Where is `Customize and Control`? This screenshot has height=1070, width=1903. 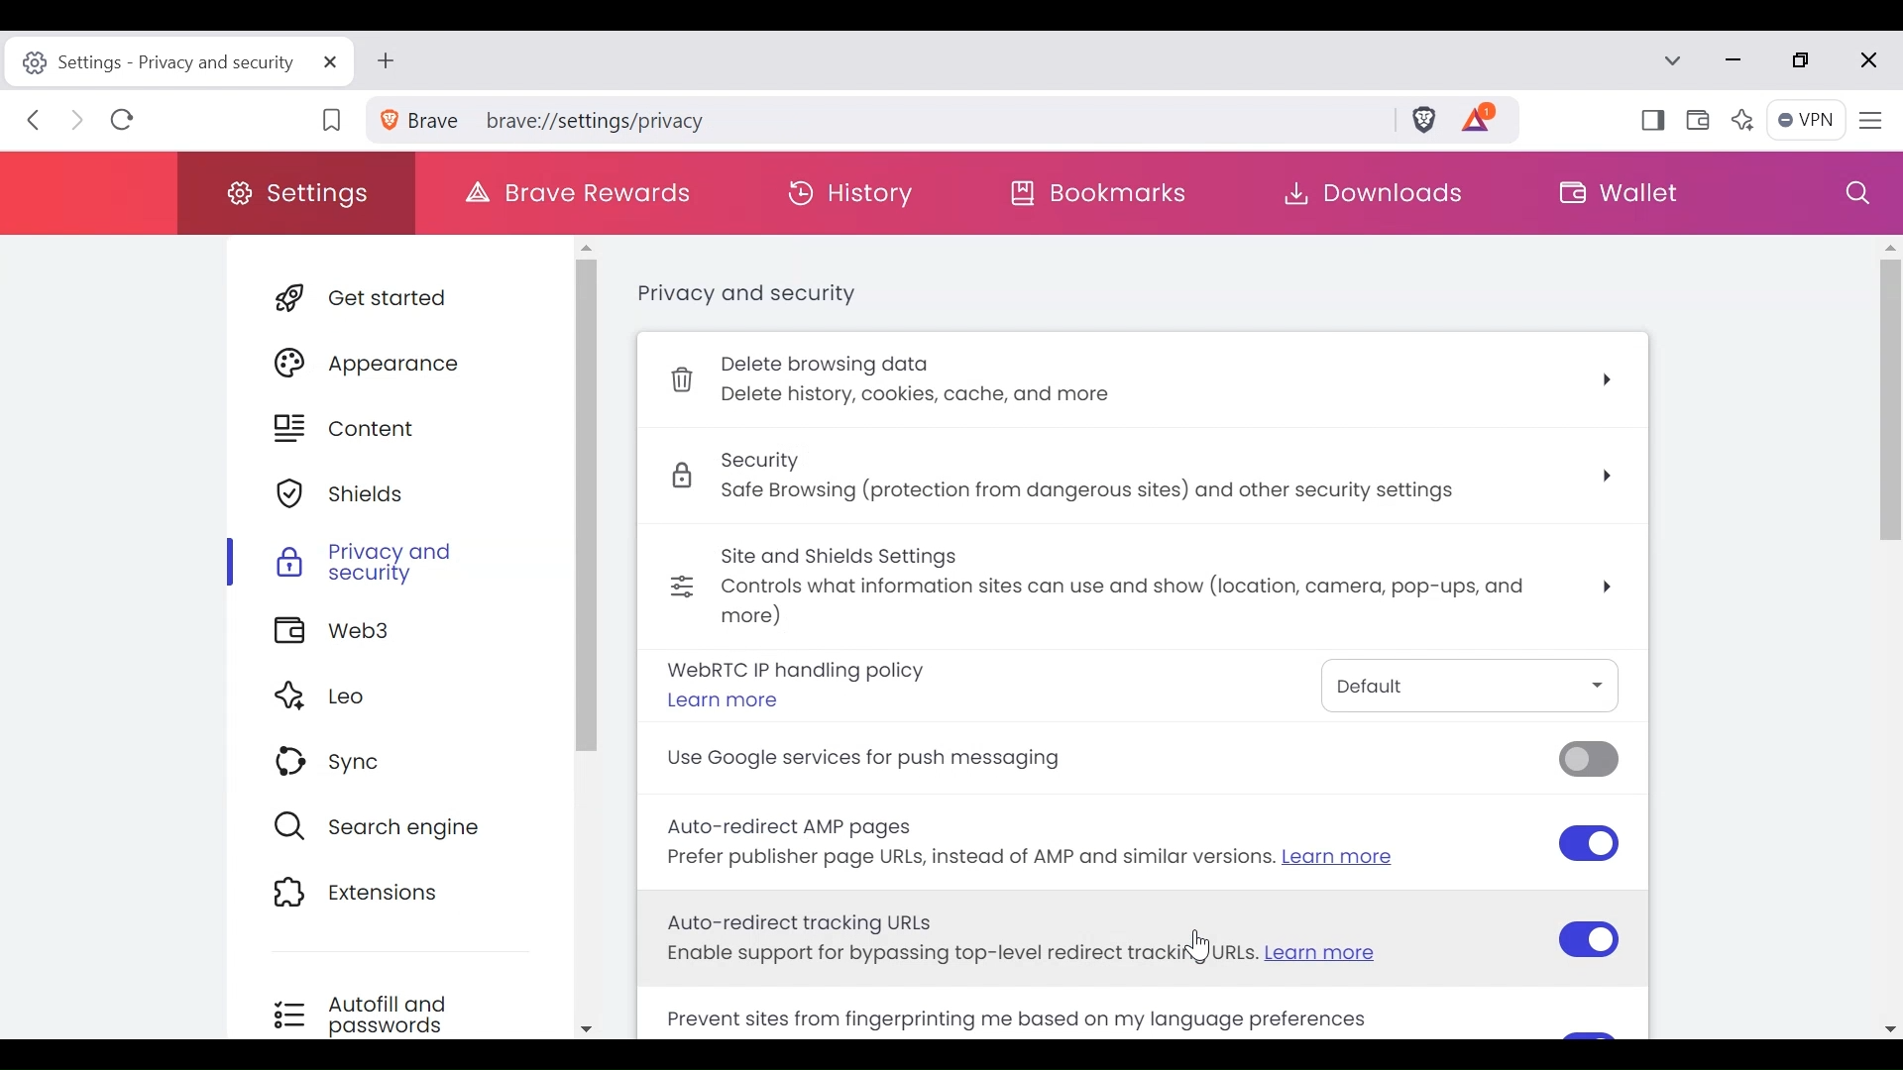 Customize and Control is located at coordinates (1870, 120).